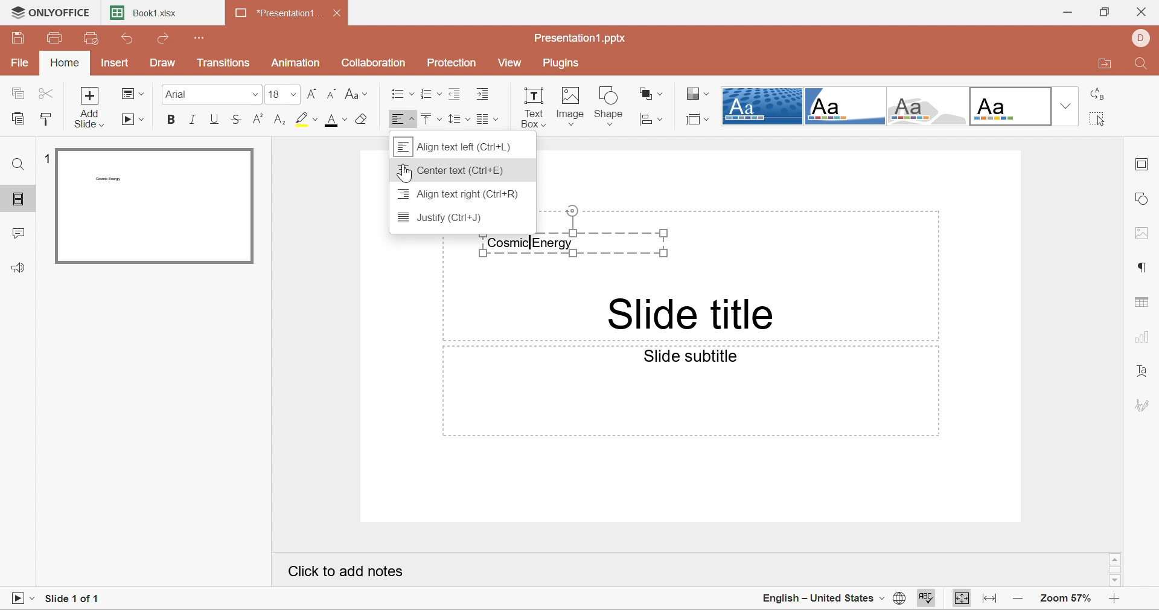 The image size is (1159, 610). What do you see at coordinates (153, 207) in the screenshot?
I see `Slide 1` at bounding box center [153, 207].